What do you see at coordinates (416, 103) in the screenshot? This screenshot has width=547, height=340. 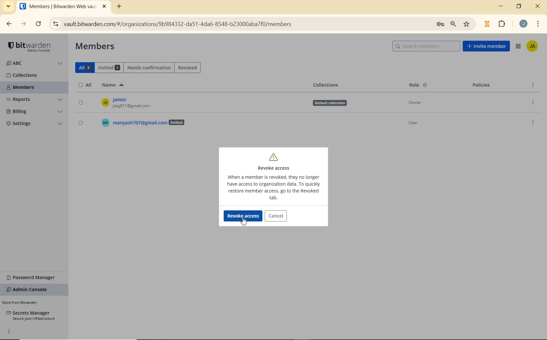 I see `Owner` at bounding box center [416, 103].